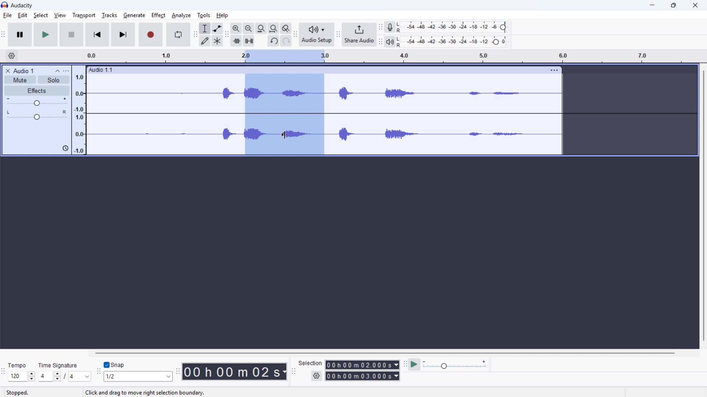 Image resolution: width=707 pixels, height=397 pixels. I want to click on Click and drag to move right selection boundary., so click(145, 393).